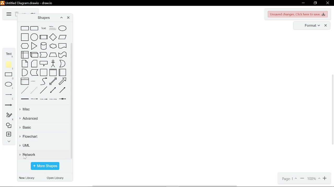 This screenshot has height=187, width=334. Describe the element at coordinates (9, 54) in the screenshot. I see `text` at that location.